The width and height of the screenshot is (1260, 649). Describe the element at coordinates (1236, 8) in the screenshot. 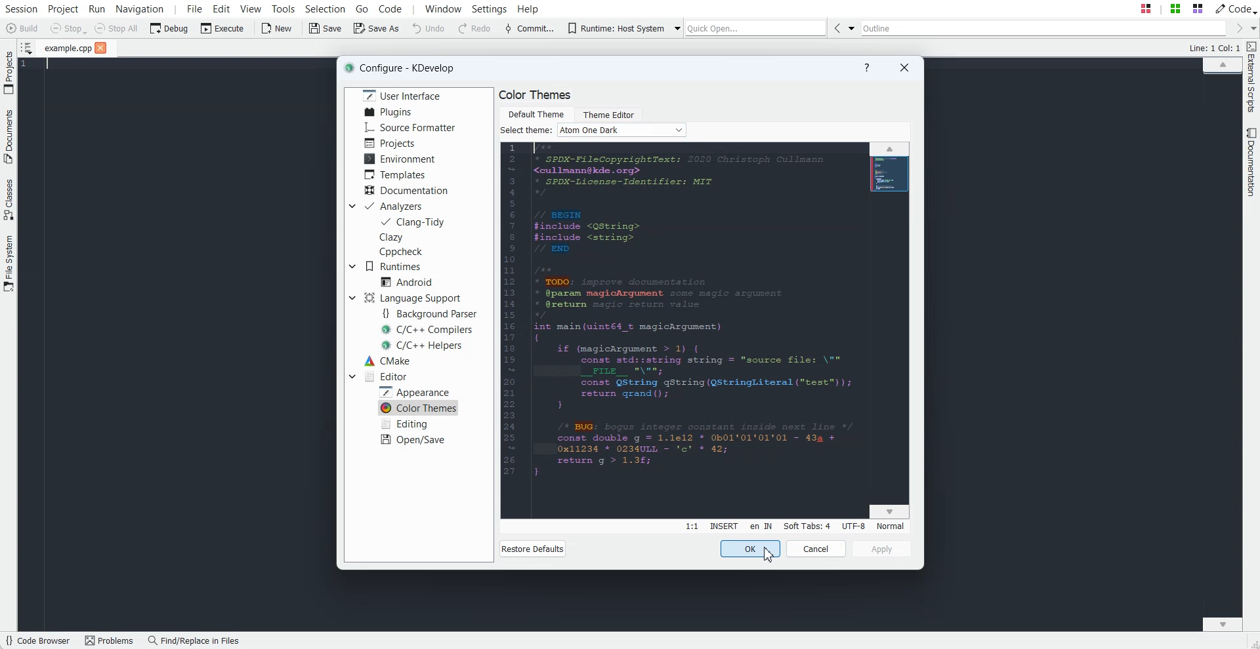

I see `Code` at that location.